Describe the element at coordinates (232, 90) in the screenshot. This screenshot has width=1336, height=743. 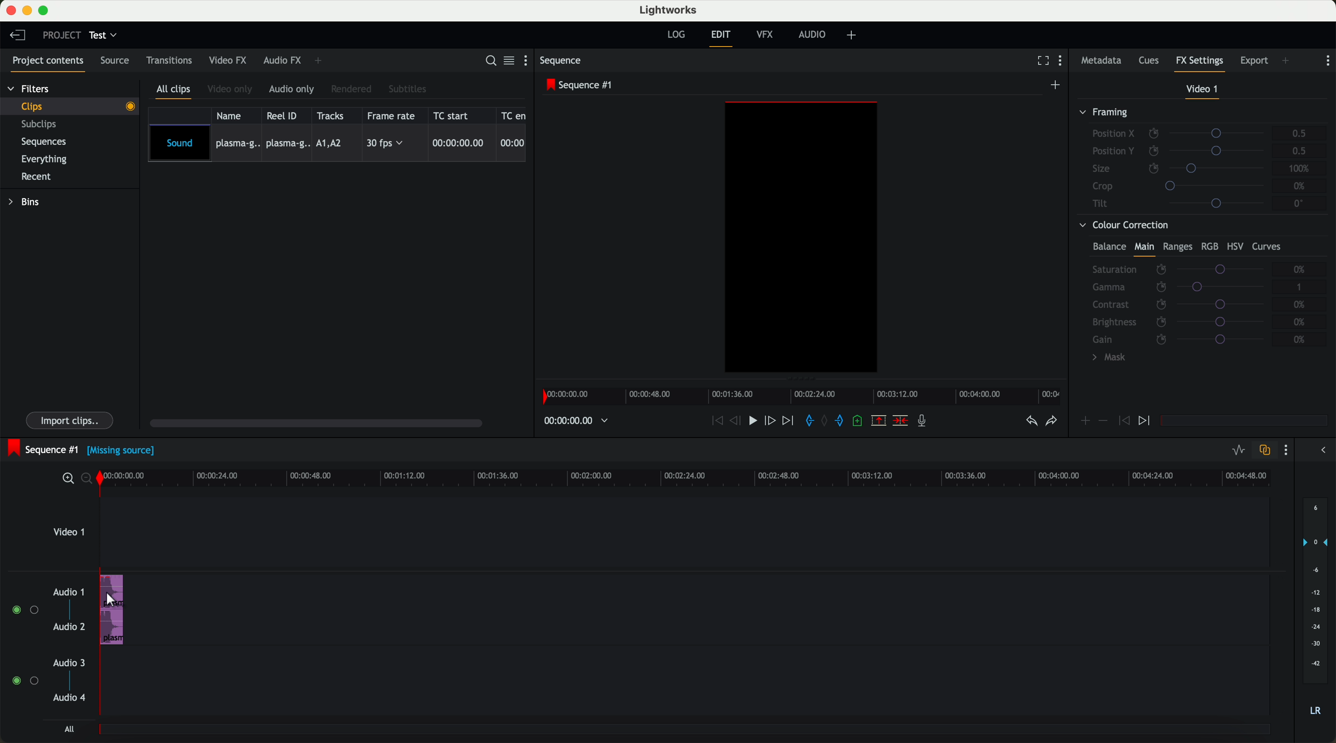
I see `video only` at that location.